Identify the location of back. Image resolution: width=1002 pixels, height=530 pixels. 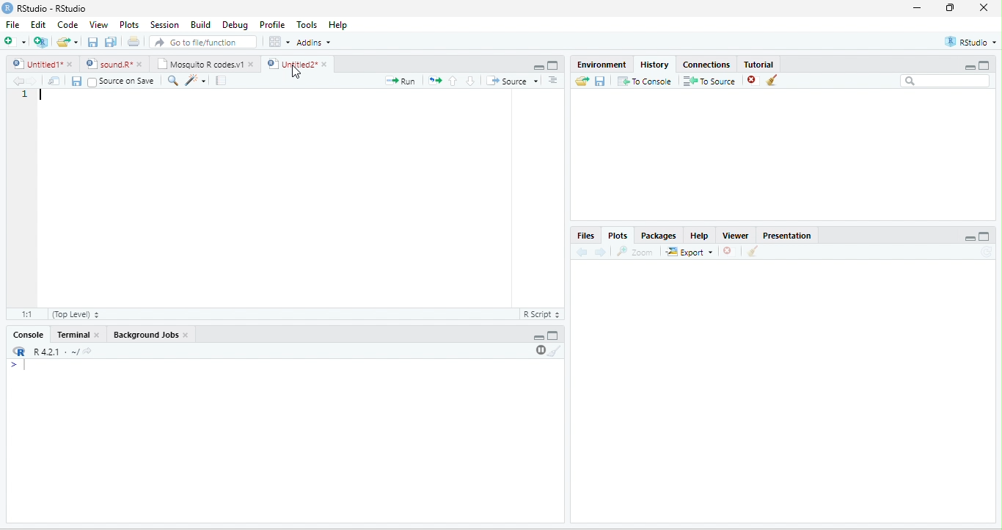
(18, 81).